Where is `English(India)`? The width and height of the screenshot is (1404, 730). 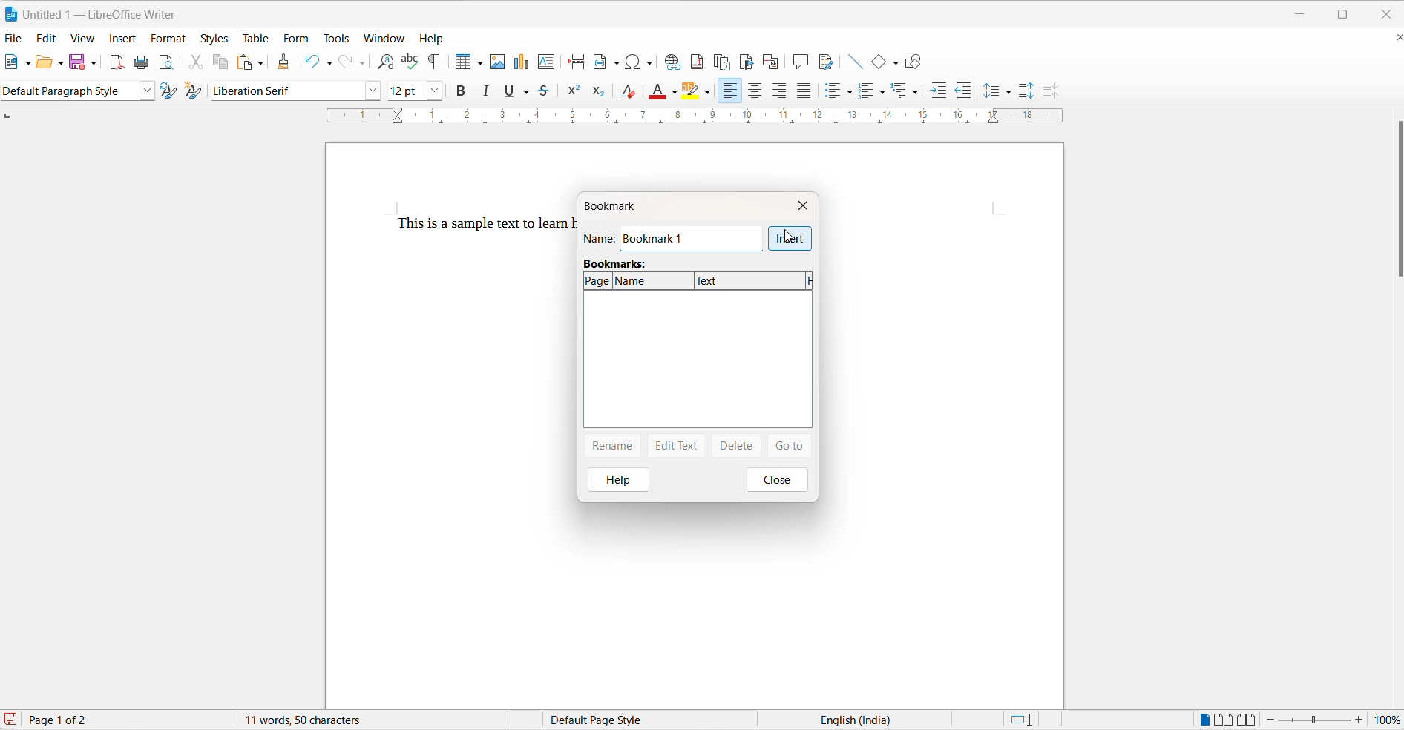 English(India) is located at coordinates (864, 720).